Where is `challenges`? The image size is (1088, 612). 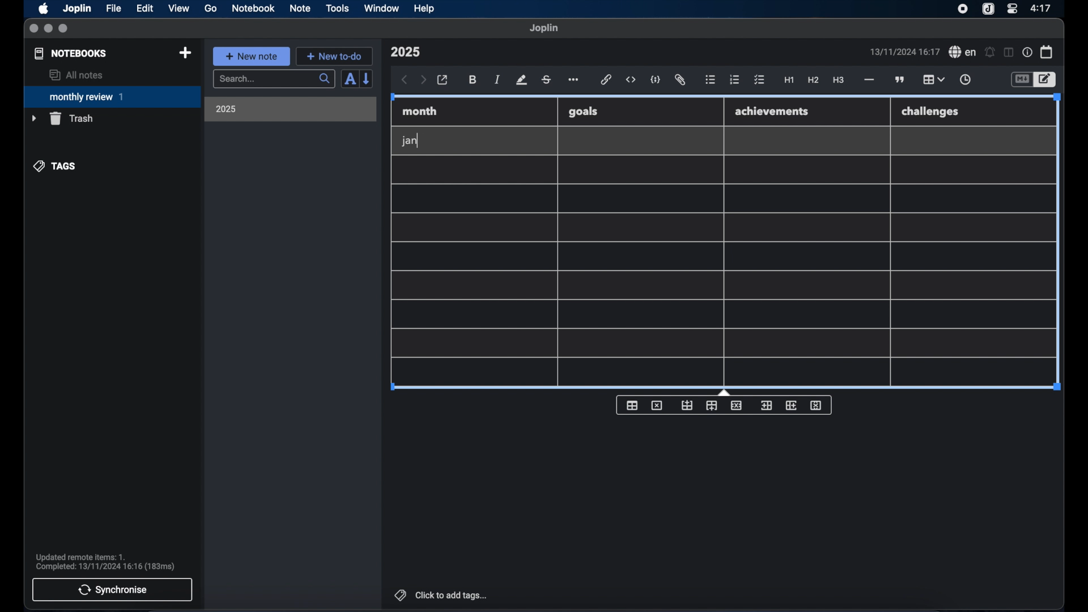
challenges is located at coordinates (931, 112).